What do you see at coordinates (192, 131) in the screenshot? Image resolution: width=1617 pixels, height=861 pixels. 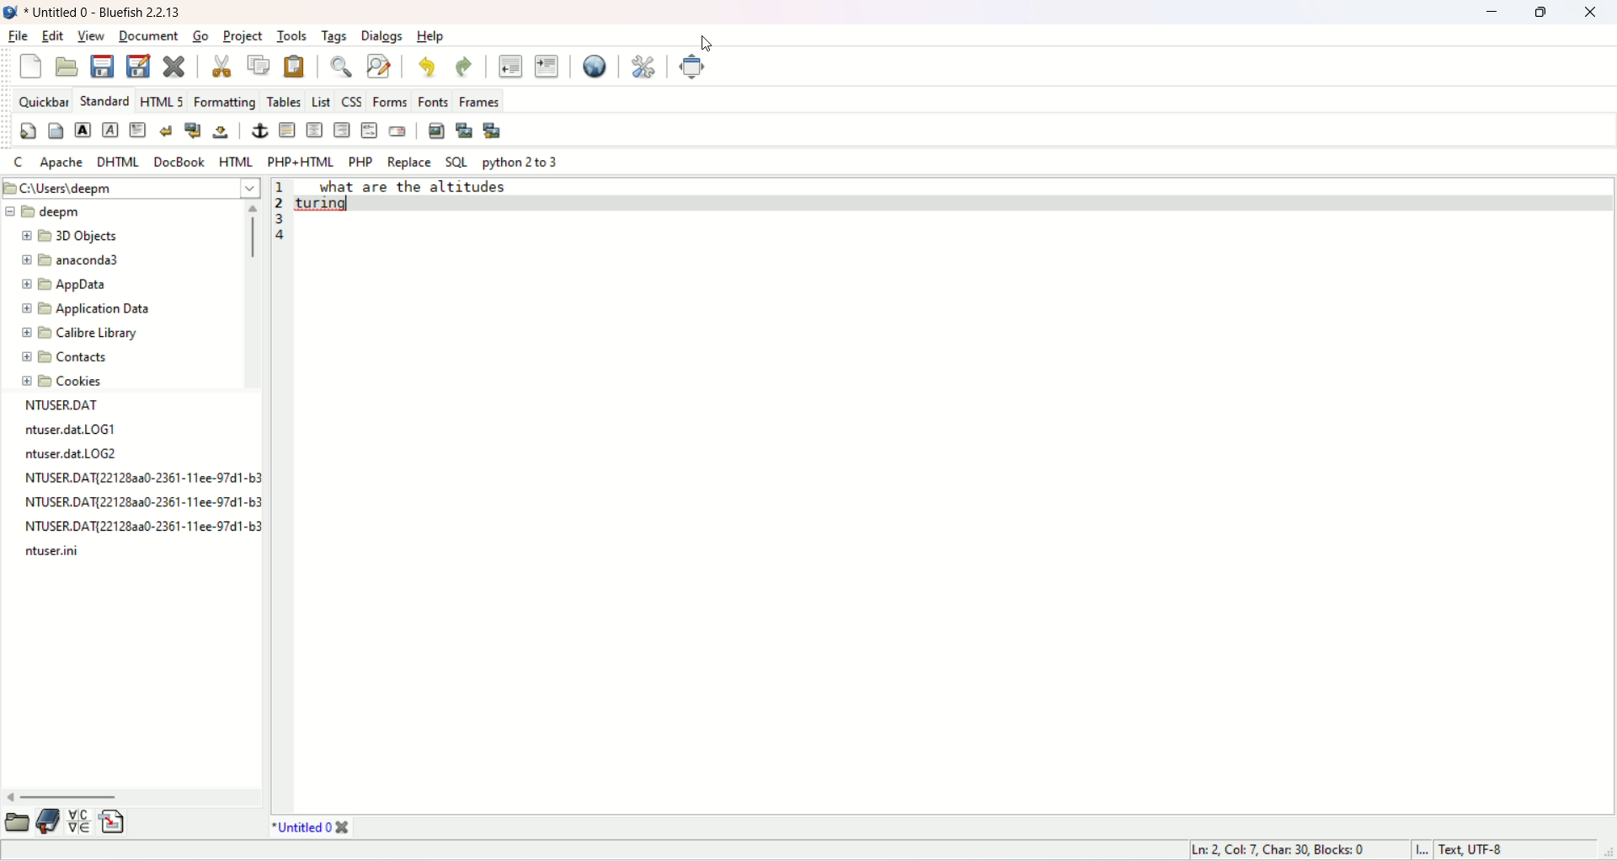 I see `break and clear` at bounding box center [192, 131].